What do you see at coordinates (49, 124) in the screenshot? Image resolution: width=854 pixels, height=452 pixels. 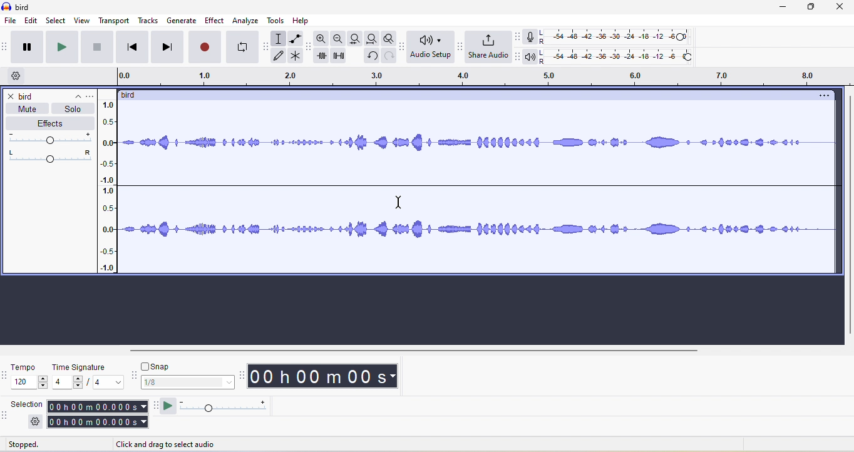 I see `effects` at bounding box center [49, 124].